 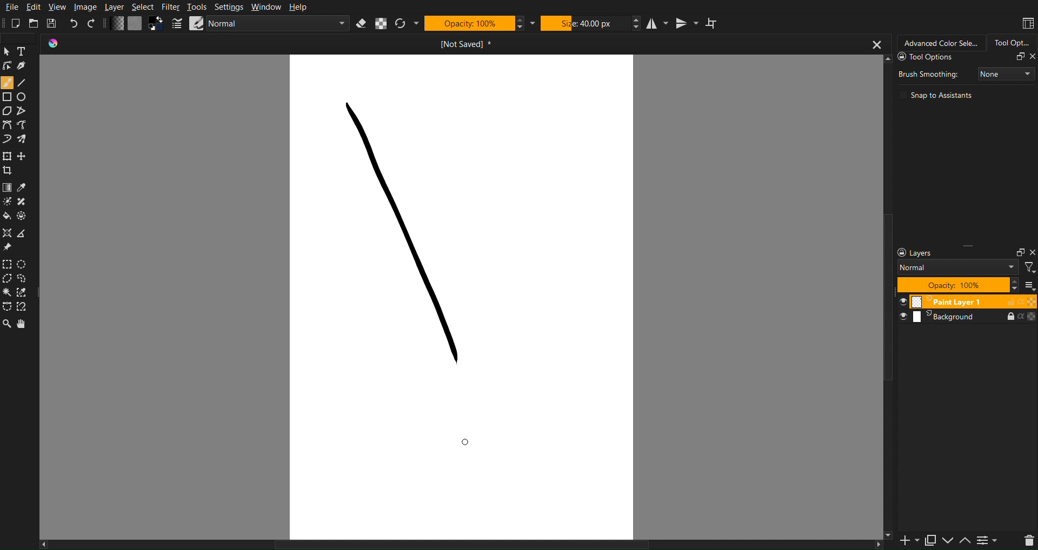 What do you see at coordinates (74, 23) in the screenshot?
I see `Undo` at bounding box center [74, 23].